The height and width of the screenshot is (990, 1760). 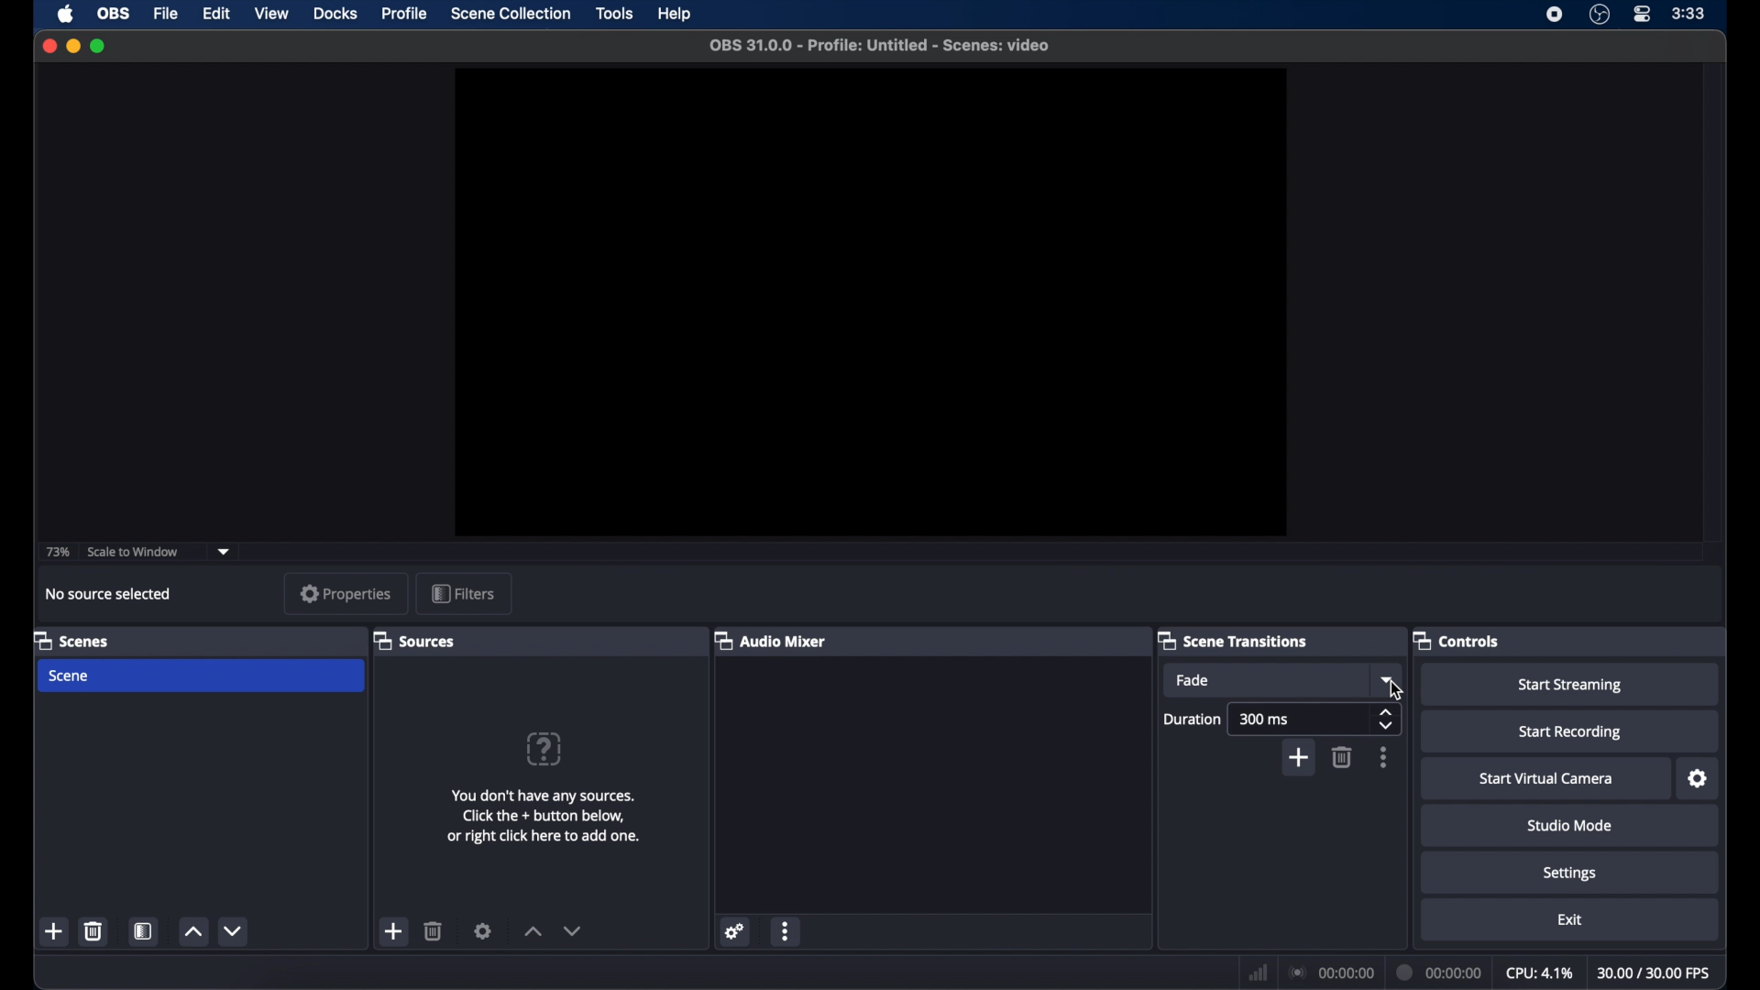 I want to click on duration, so click(x=1193, y=719).